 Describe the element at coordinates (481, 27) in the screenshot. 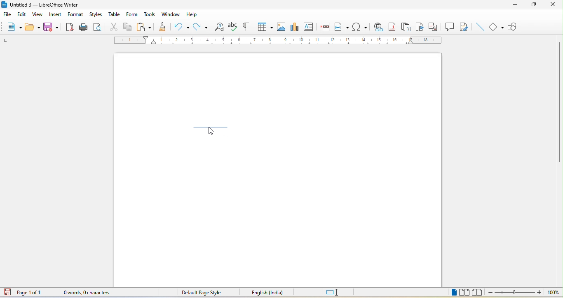

I see `insert line` at that location.